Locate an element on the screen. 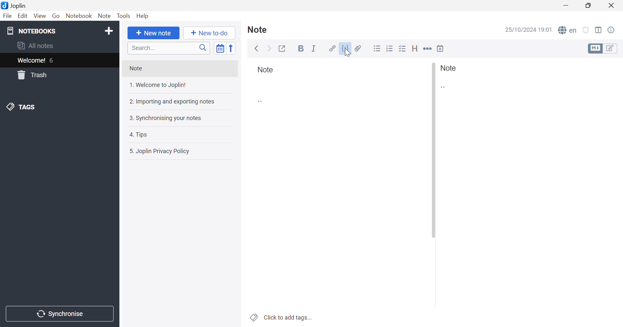 The image size is (623, 327). Tags is located at coordinates (23, 107).